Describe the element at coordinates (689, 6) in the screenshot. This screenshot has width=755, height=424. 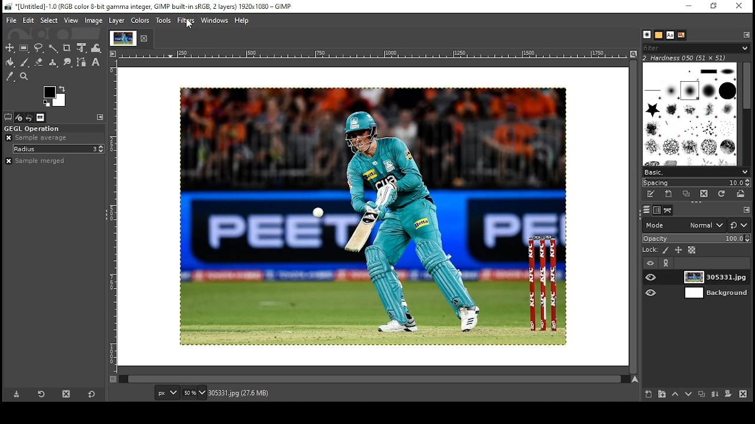
I see `minimize` at that location.